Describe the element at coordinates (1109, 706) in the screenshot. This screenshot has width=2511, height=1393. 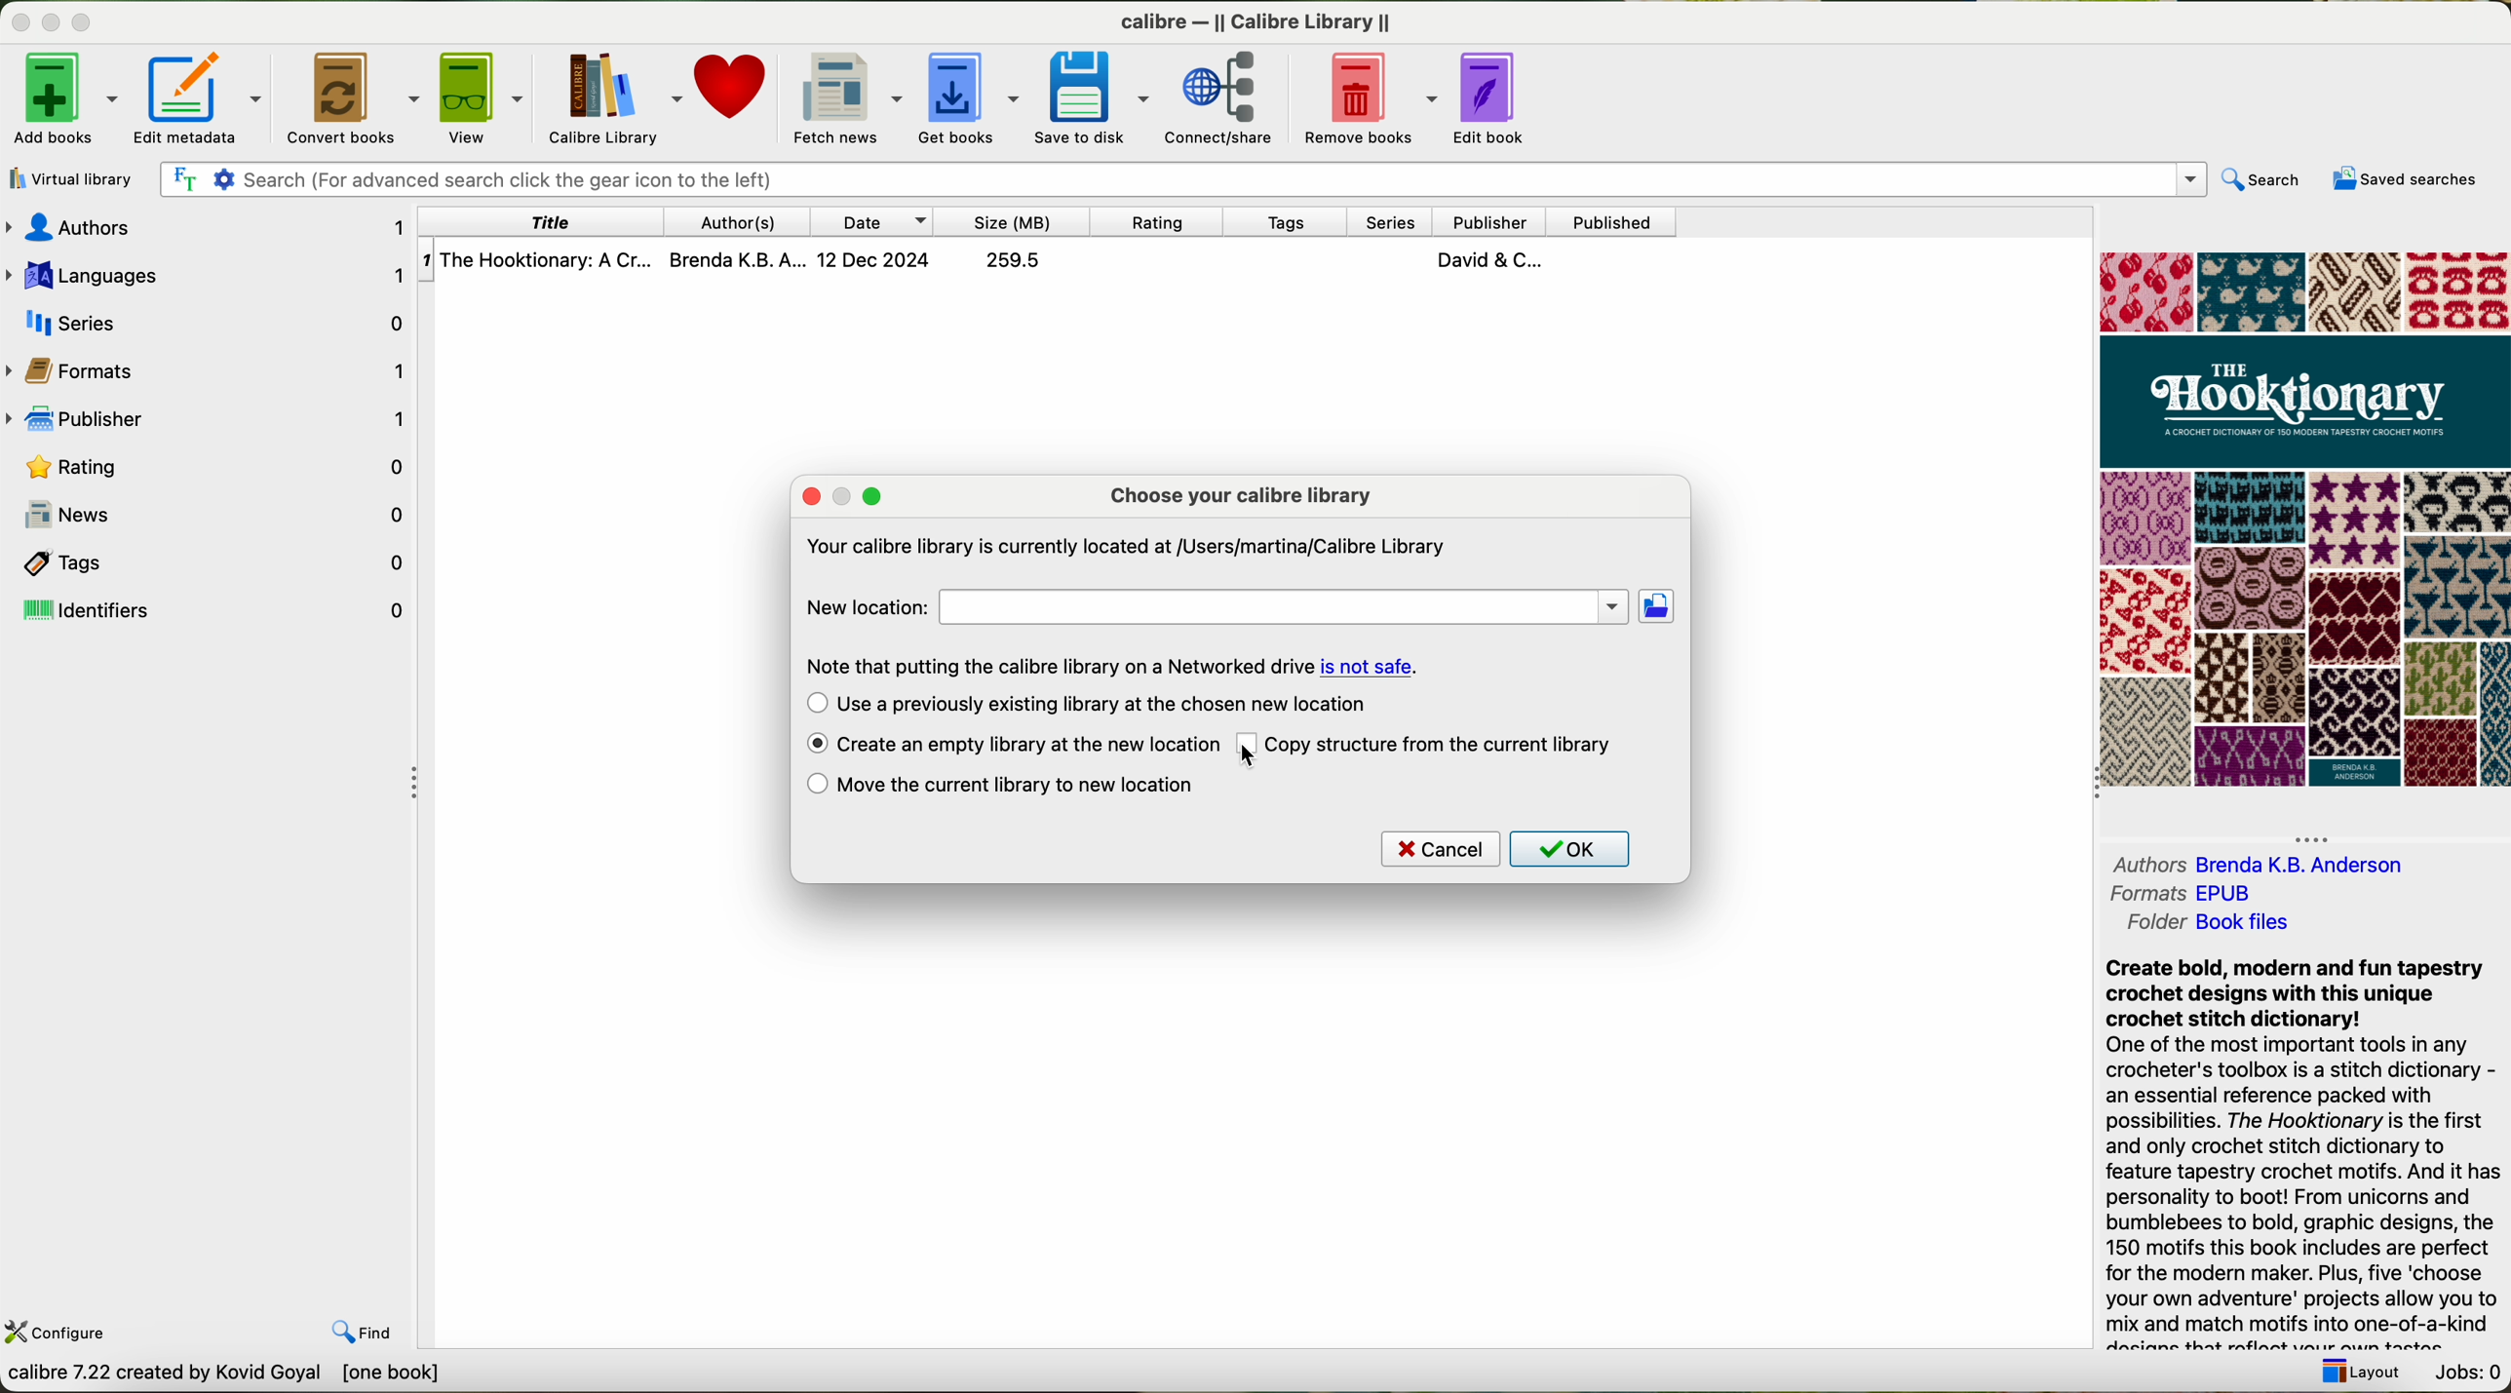
I see `use a previously existing library at the chosen new location` at that location.